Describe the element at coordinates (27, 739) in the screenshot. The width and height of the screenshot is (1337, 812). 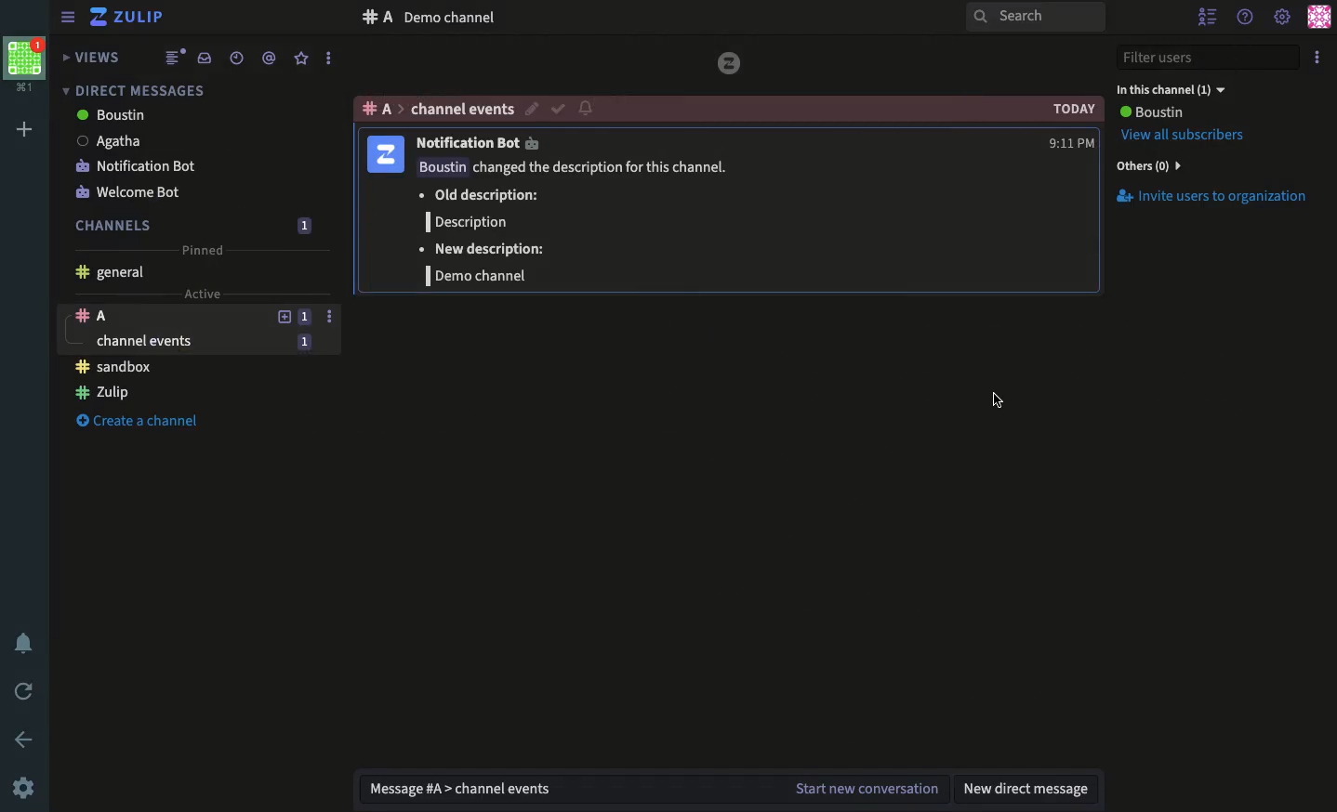
I see `Back` at that location.